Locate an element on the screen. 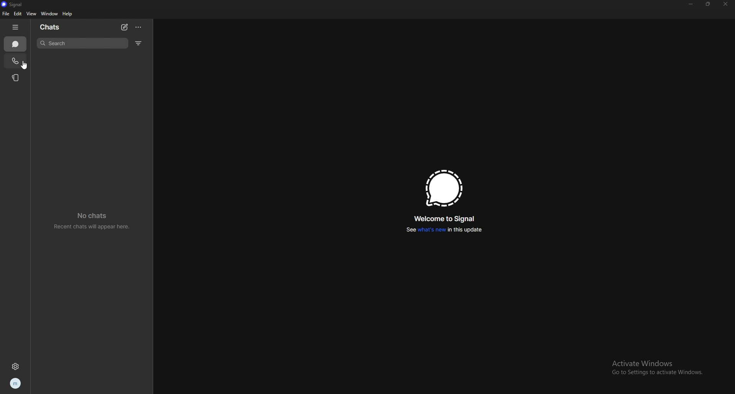 The height and width of the screenshot is (394, 735). close is located at coordinates (725, 4).